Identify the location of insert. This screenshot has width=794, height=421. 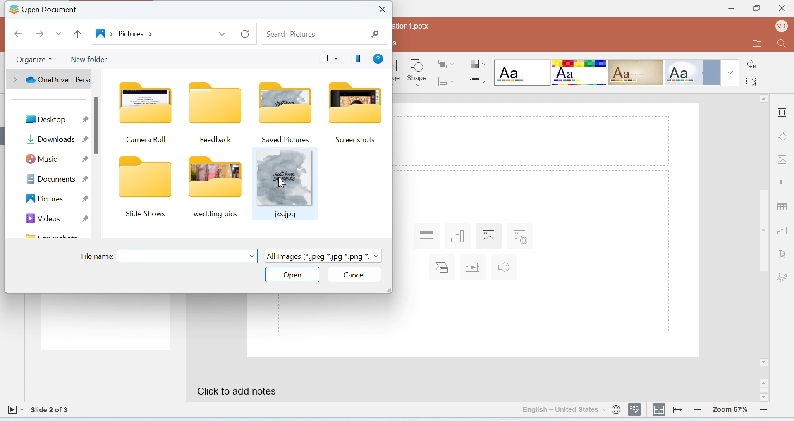
(443, 268).